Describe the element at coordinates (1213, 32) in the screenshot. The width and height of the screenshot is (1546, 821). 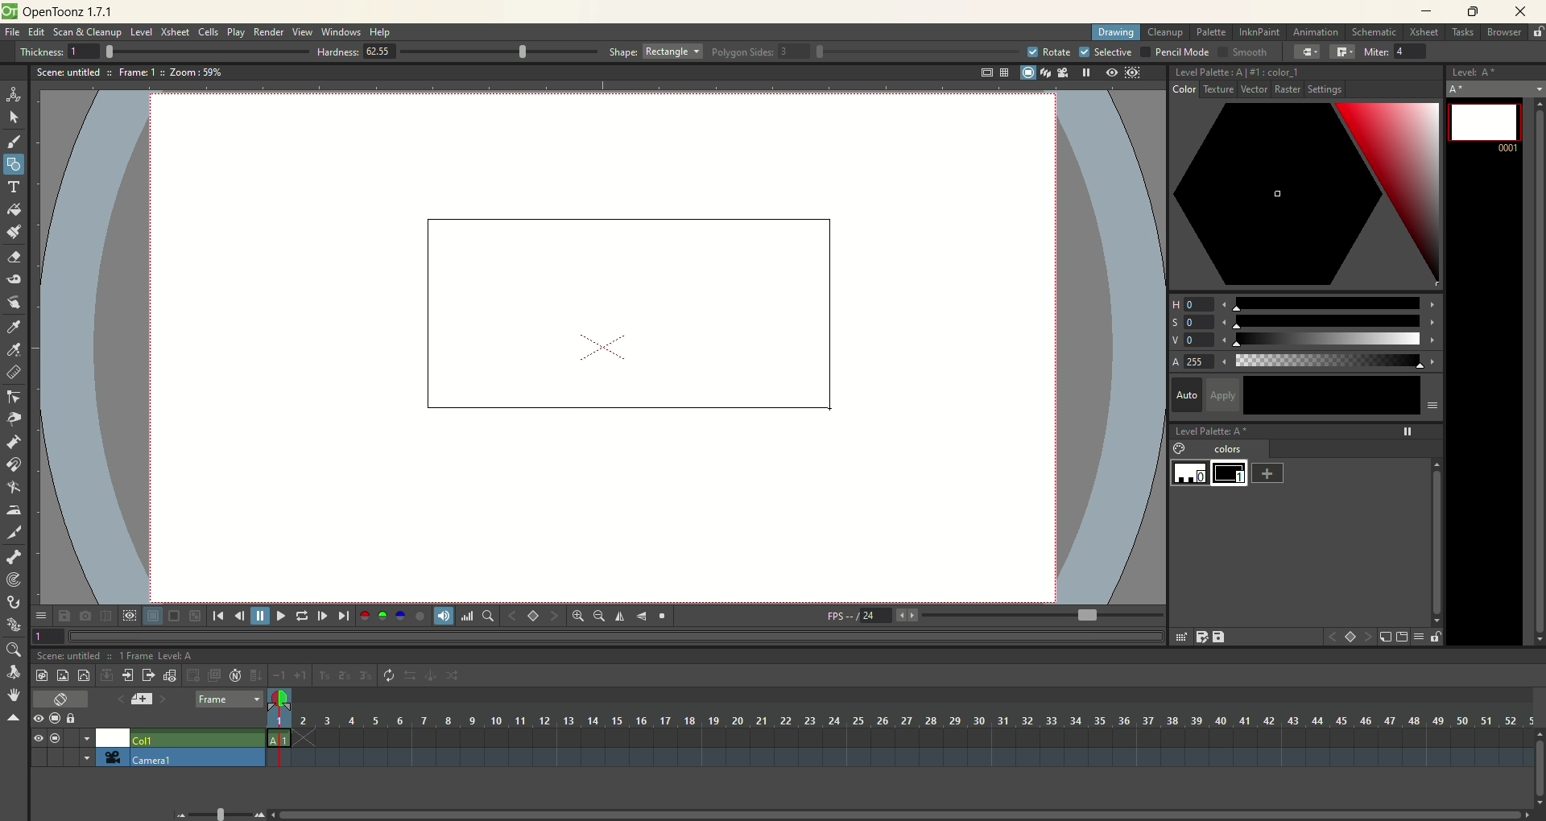
I see `palette` at that location.